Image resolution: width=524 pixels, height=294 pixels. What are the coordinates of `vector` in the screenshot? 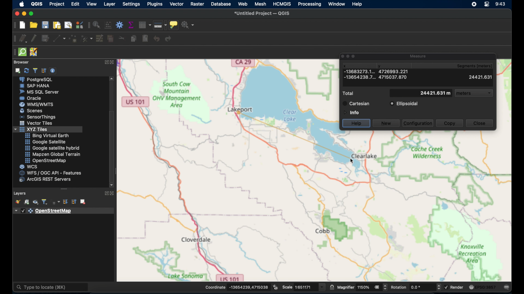 It's located at (176, 4).